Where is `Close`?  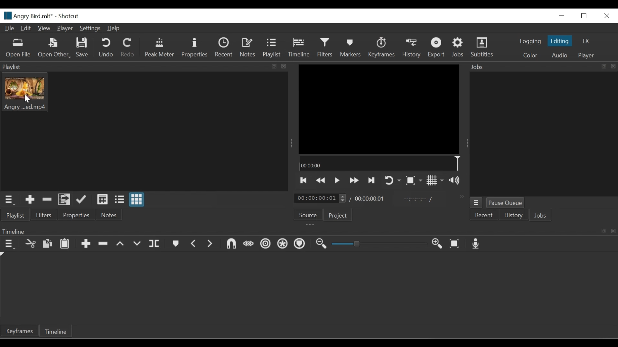
Close is located at coordinates (606, 16).